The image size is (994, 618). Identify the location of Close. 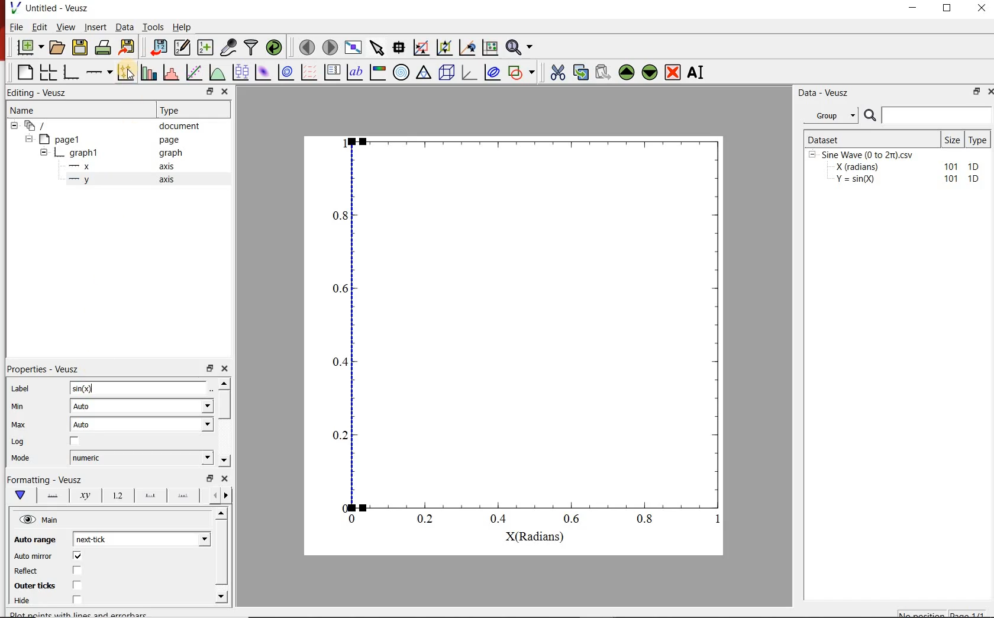
(988, 93).